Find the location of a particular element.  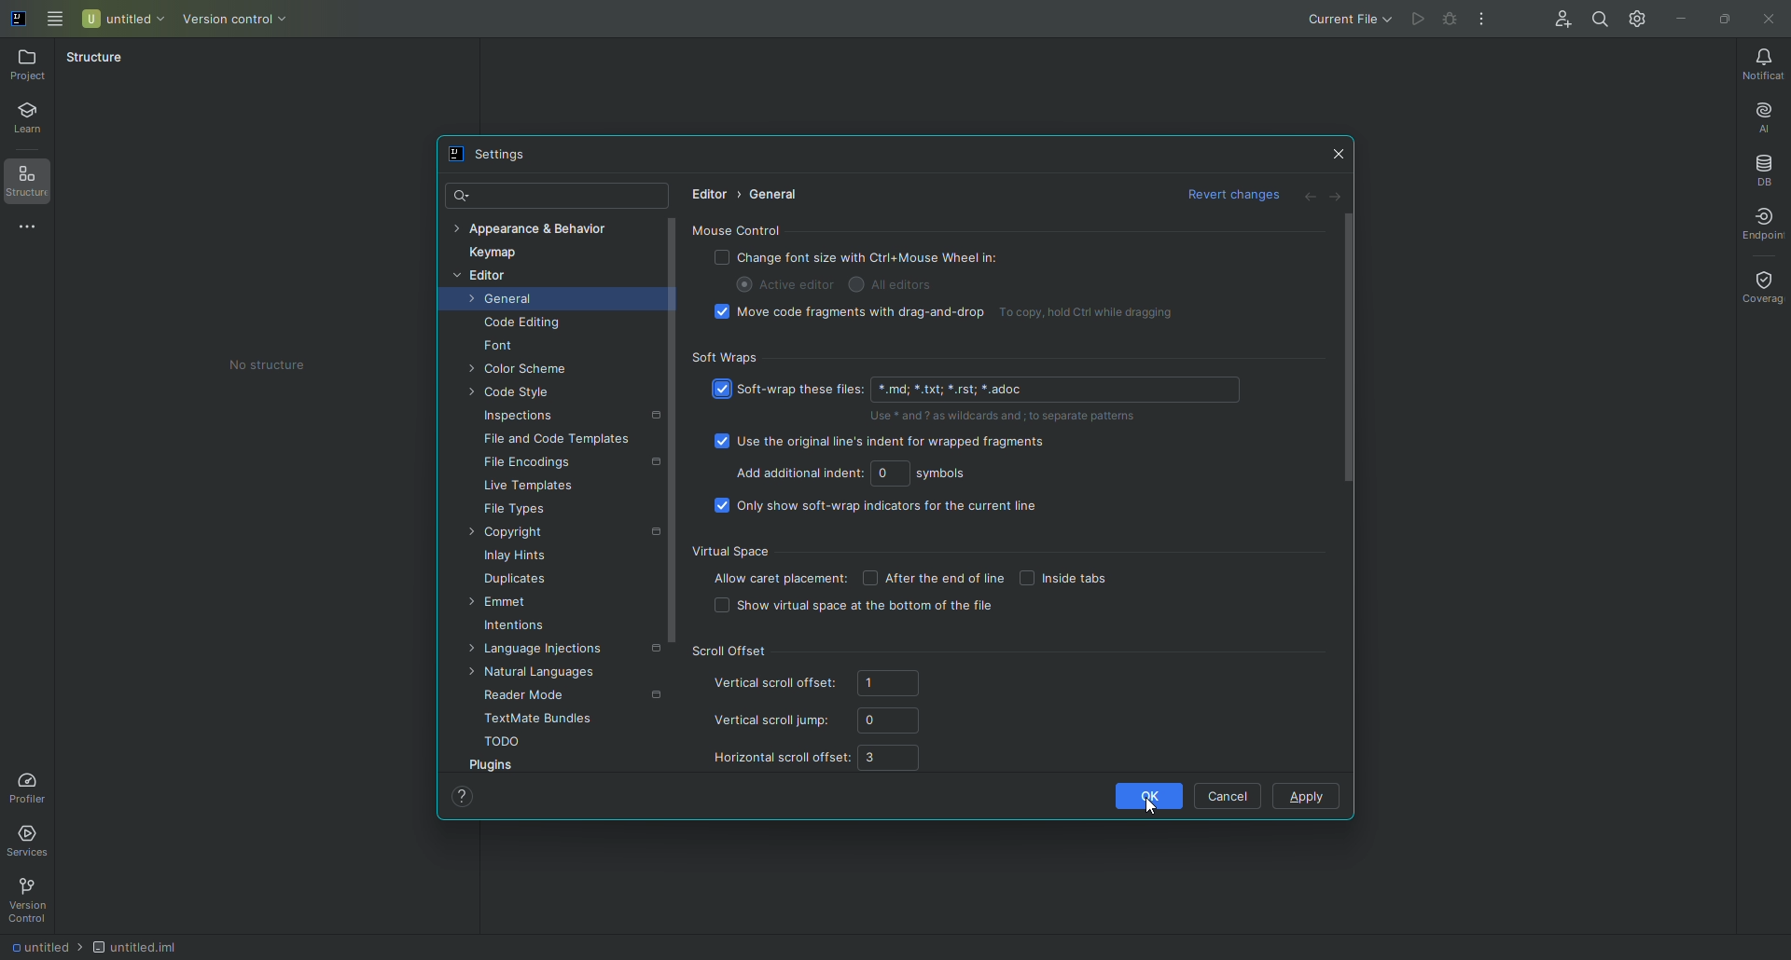

Soft wrap files is located at coordinates (991, 391).